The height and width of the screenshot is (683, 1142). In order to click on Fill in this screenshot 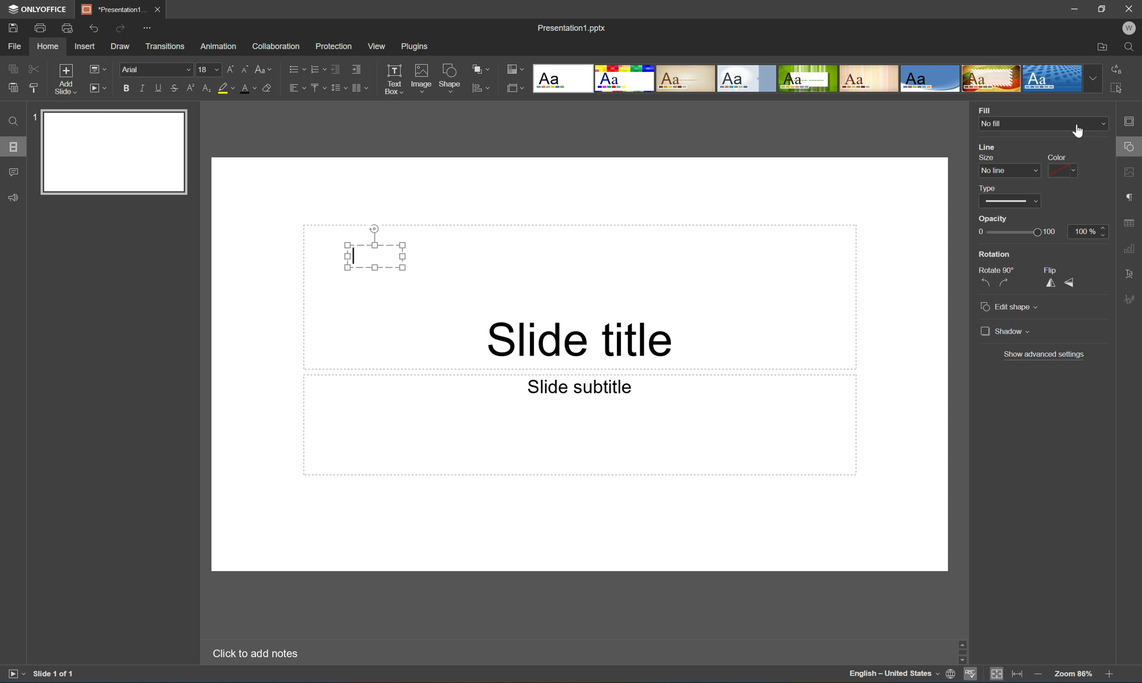, I will do `click(985, 109)`.